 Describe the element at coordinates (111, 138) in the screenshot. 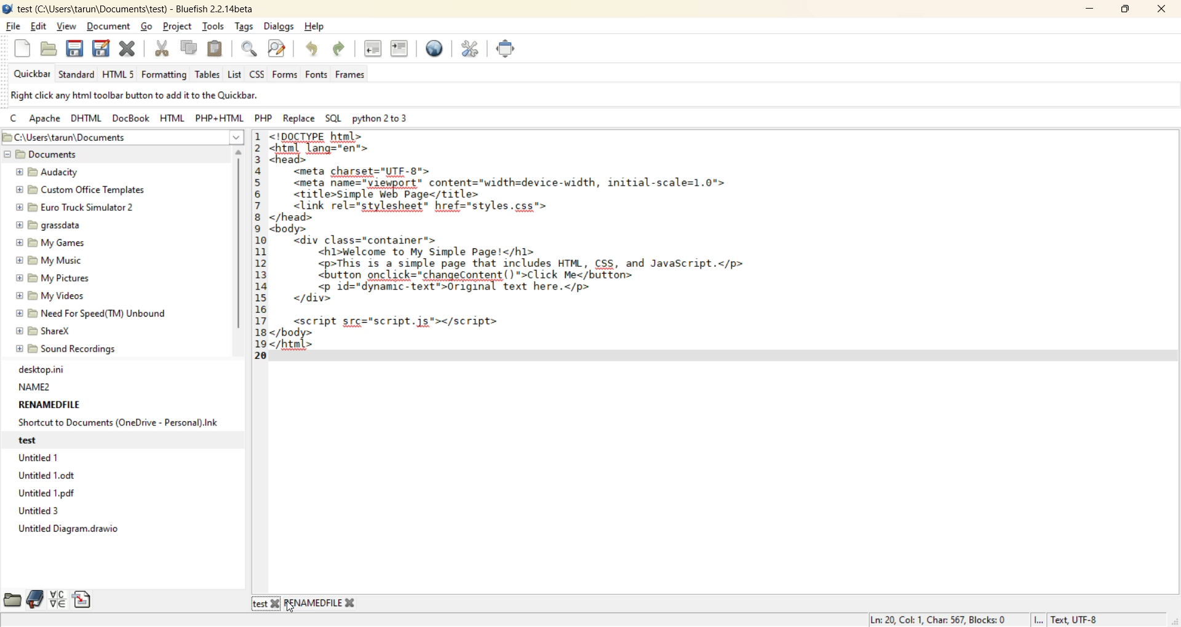

I see `file path` at that location.